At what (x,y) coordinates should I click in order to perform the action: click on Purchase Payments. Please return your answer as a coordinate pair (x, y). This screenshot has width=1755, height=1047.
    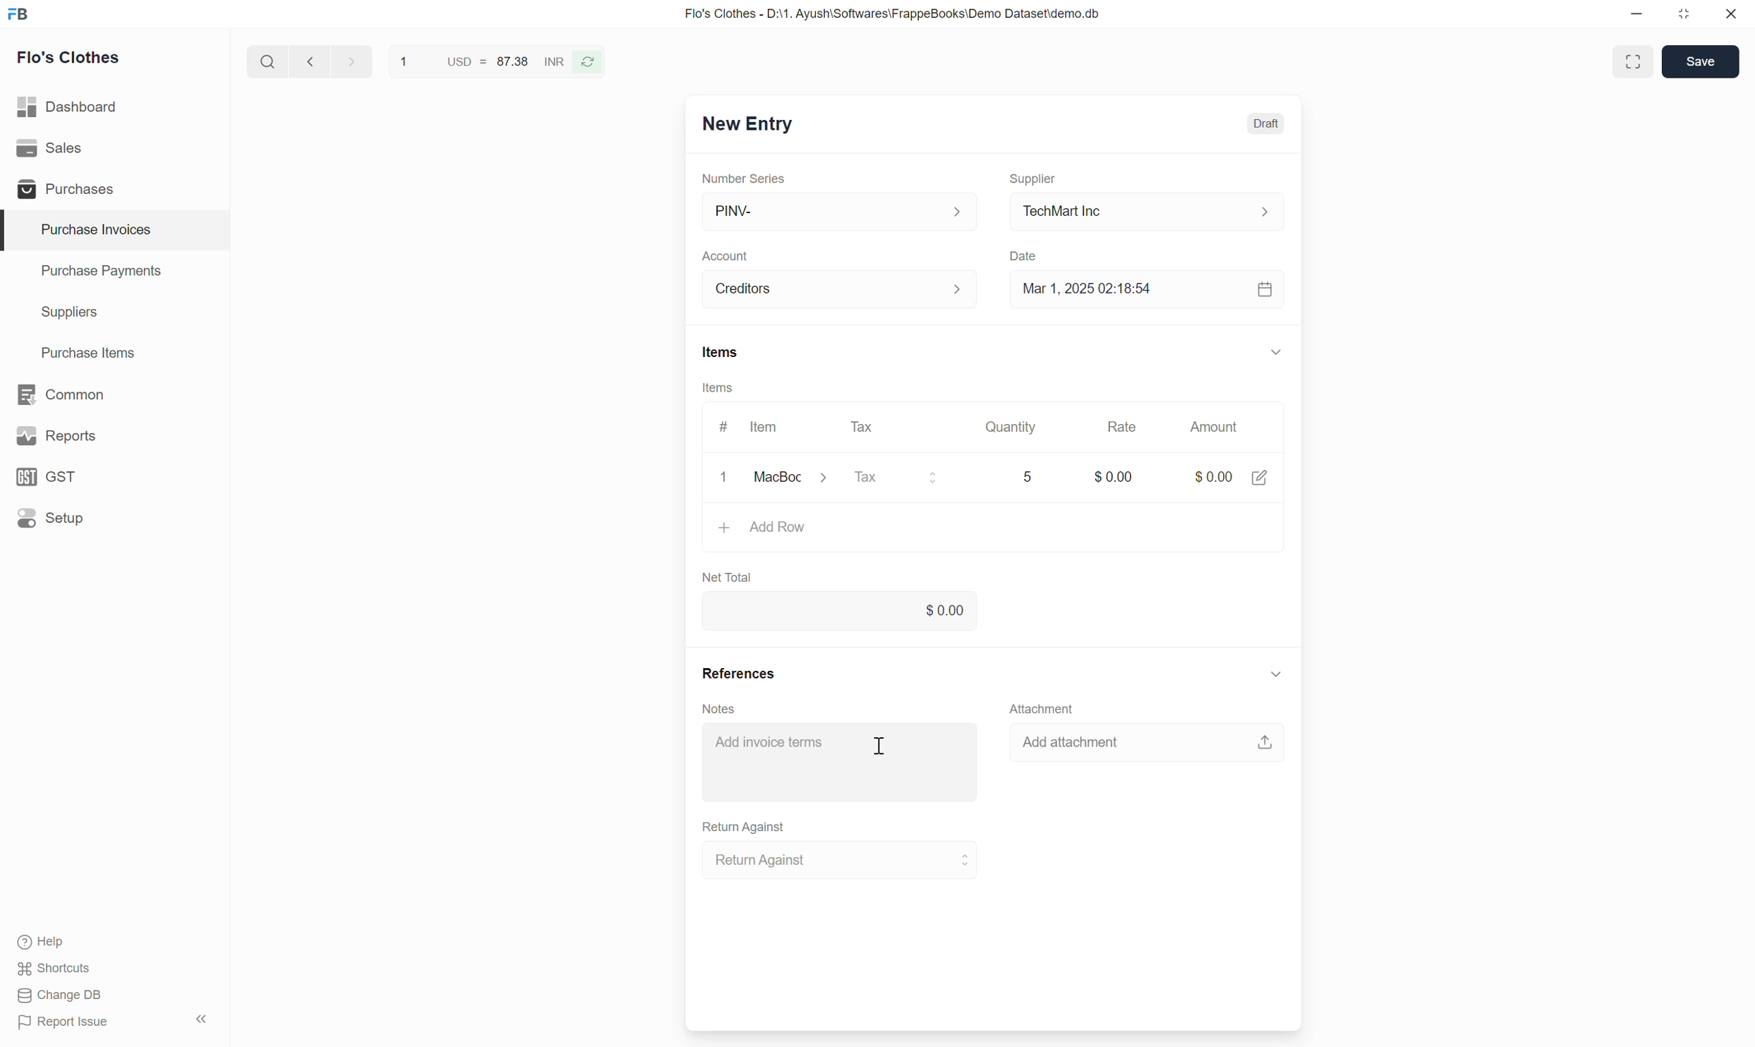
    Looking at the image, I should click on (115, 272).